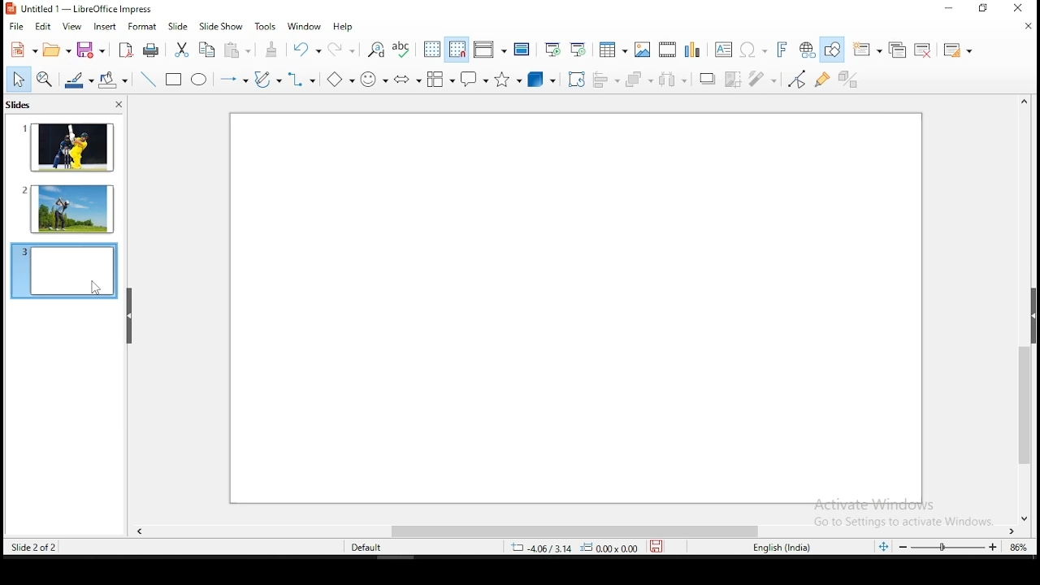 This screenshot has width=1040, height=585. What do you see at coordinates (672, 79) in the screenshot?
I see `distribute` at bounding box center [672, 79].